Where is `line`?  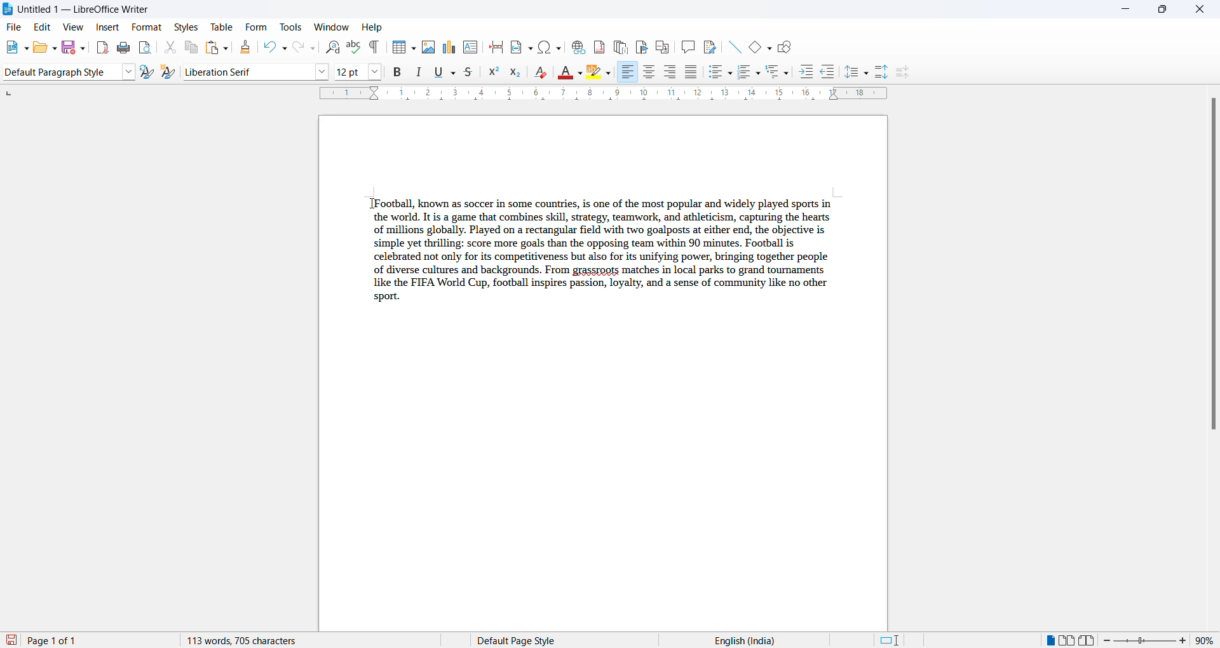
line is located at coordinates (733, 48).